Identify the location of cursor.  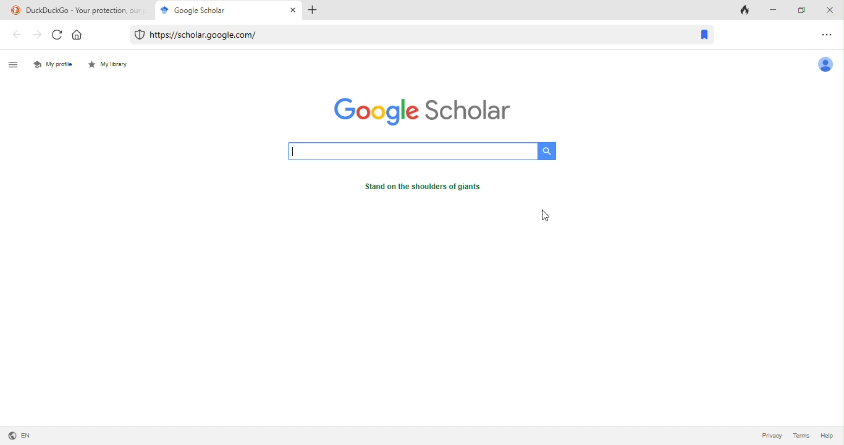
(543, 216).